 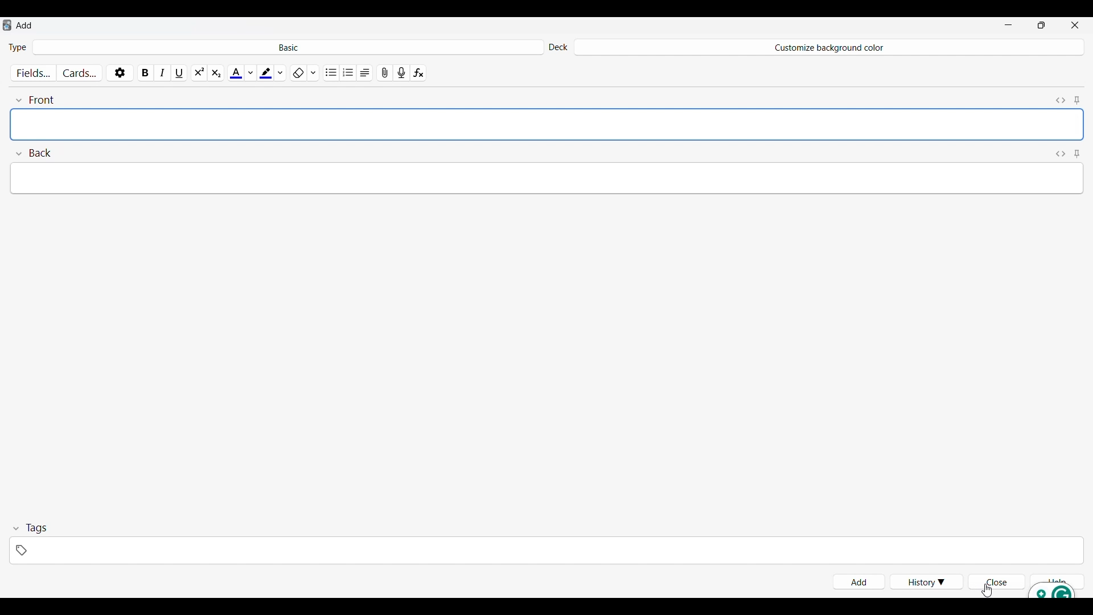 I want to click on Equations, so click(x=418, y=71).